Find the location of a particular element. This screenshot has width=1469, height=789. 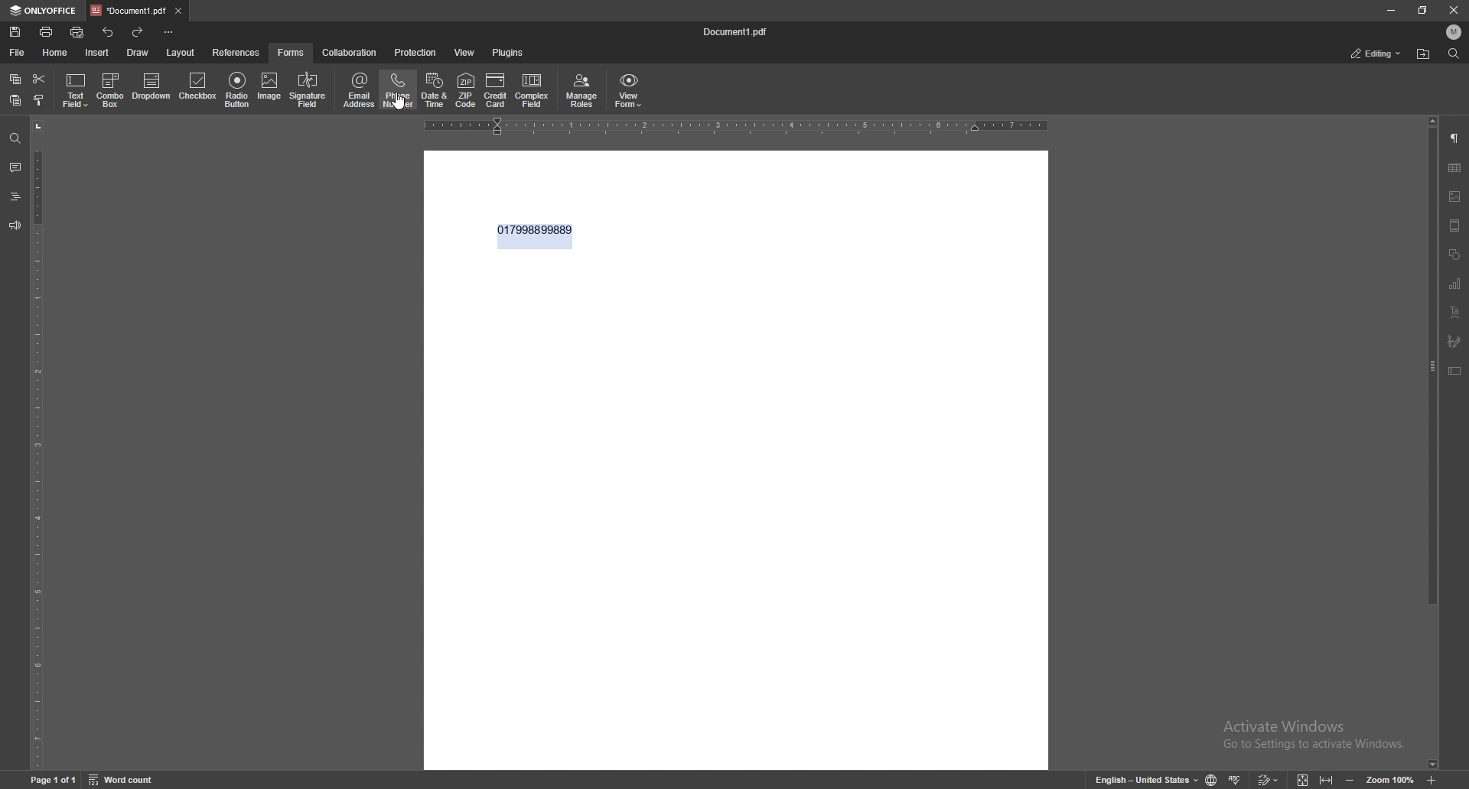

quickprint is located at coordinates (77, 33).